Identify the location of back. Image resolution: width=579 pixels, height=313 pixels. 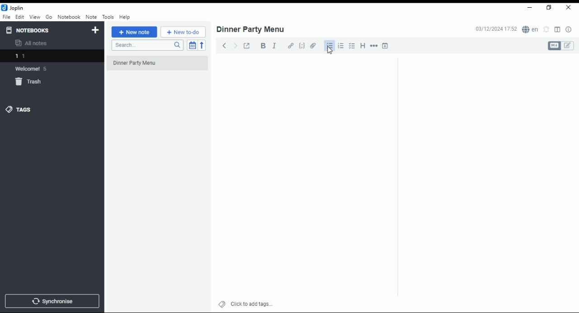
(223, 45).